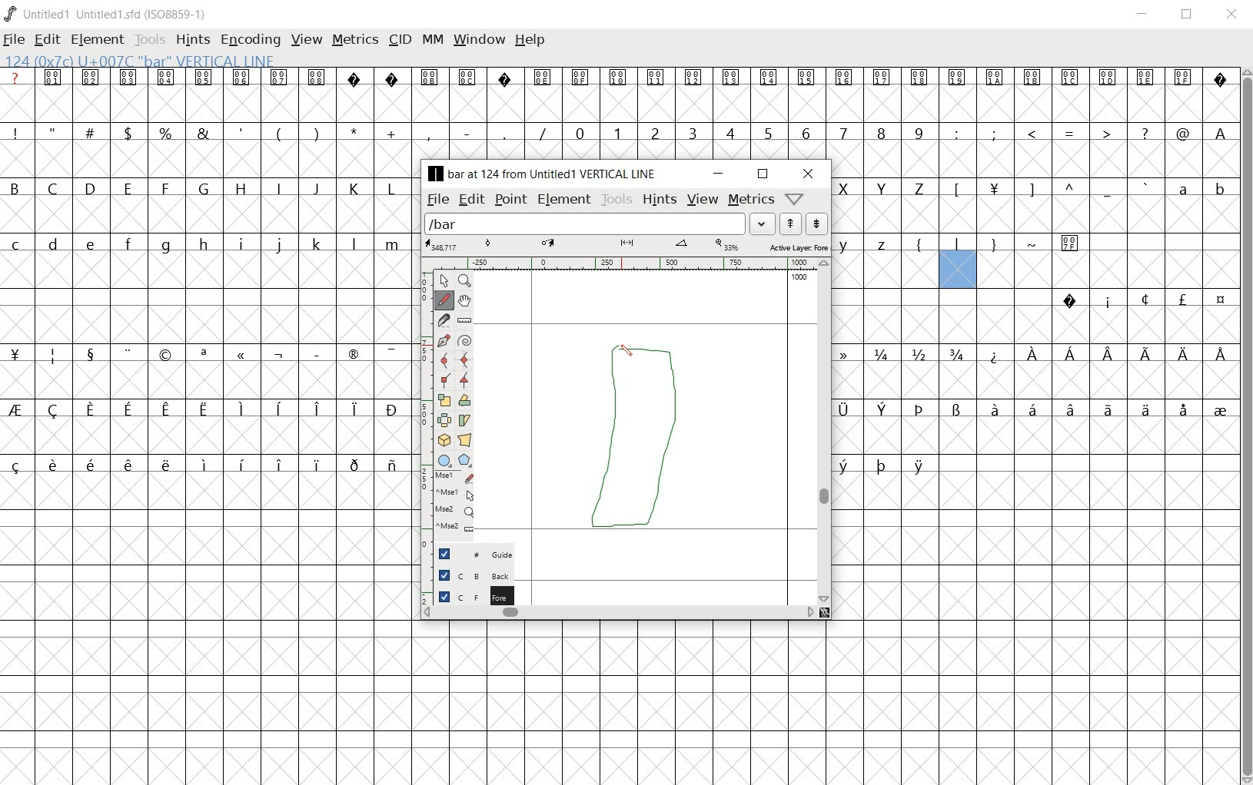 The width and height of the screenshot is (1253, 785). I want to click on guide, so click(467, 555).